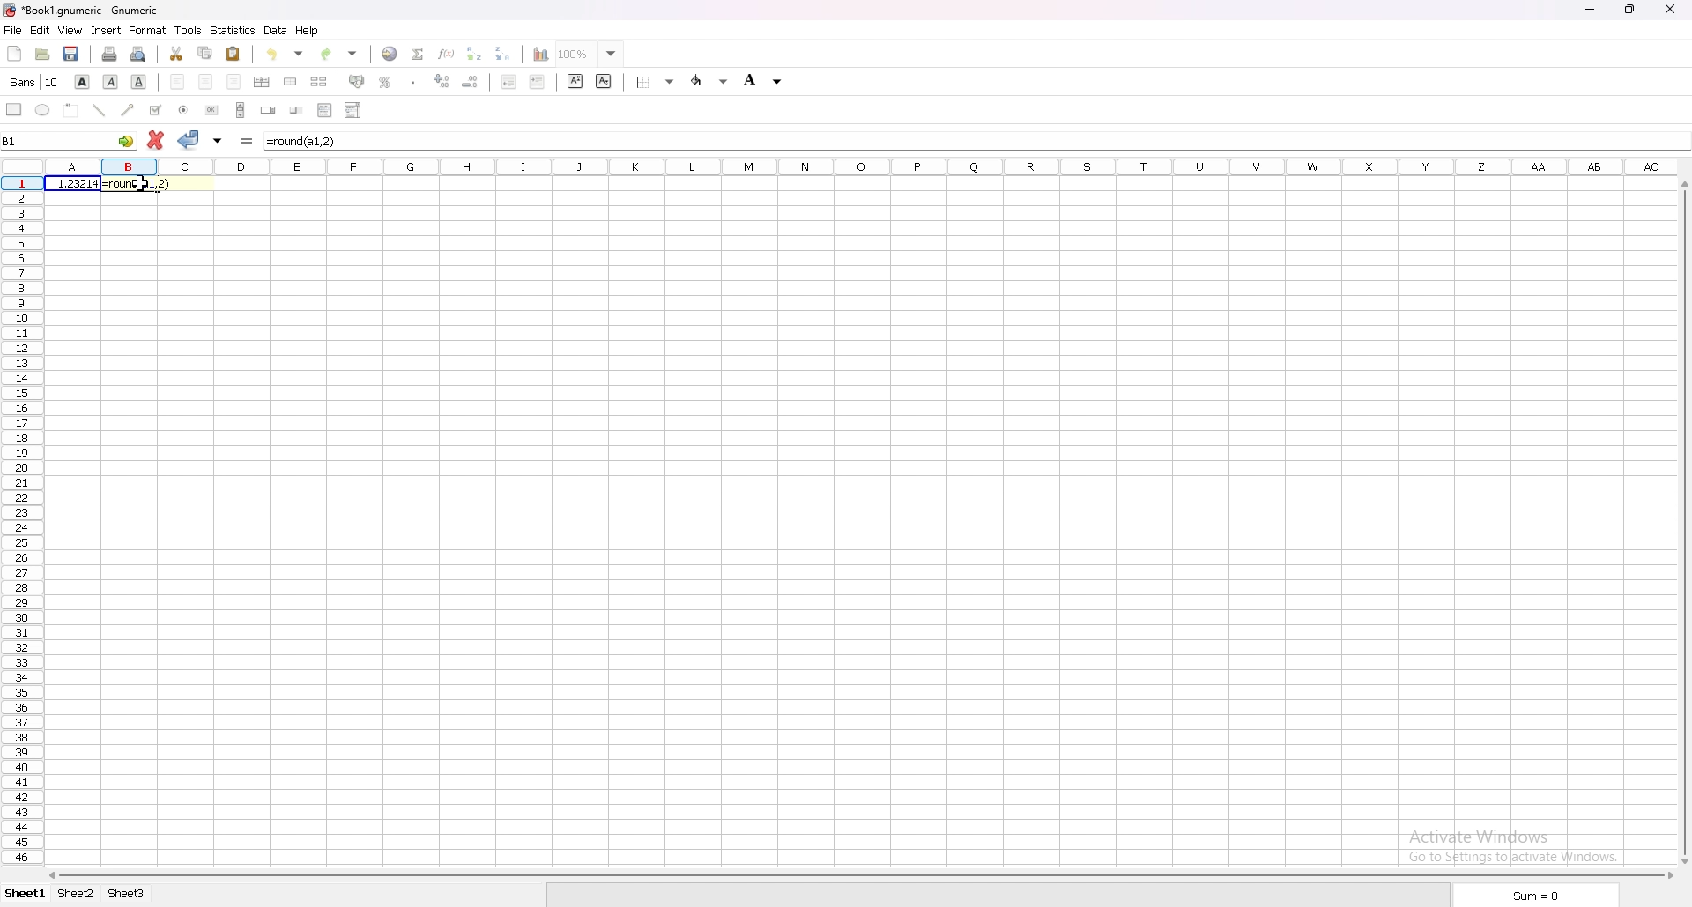 This screenshot has width=1692, height=907. Describe the element at coordinates (148, 30) in the screenshot. I see `format` at that location.